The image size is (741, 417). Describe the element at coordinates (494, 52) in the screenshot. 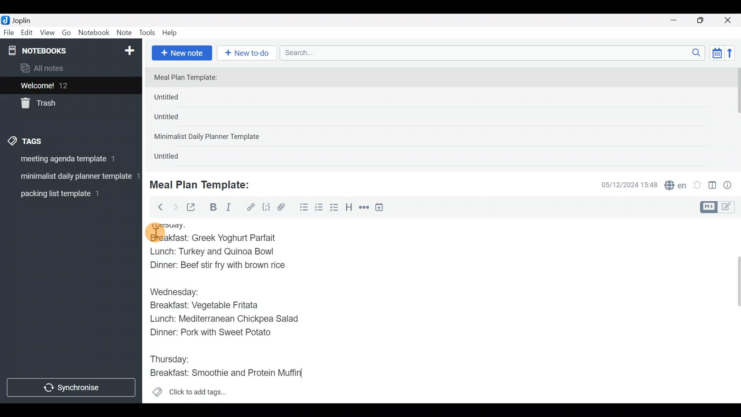

I see `Search bar` at that location.